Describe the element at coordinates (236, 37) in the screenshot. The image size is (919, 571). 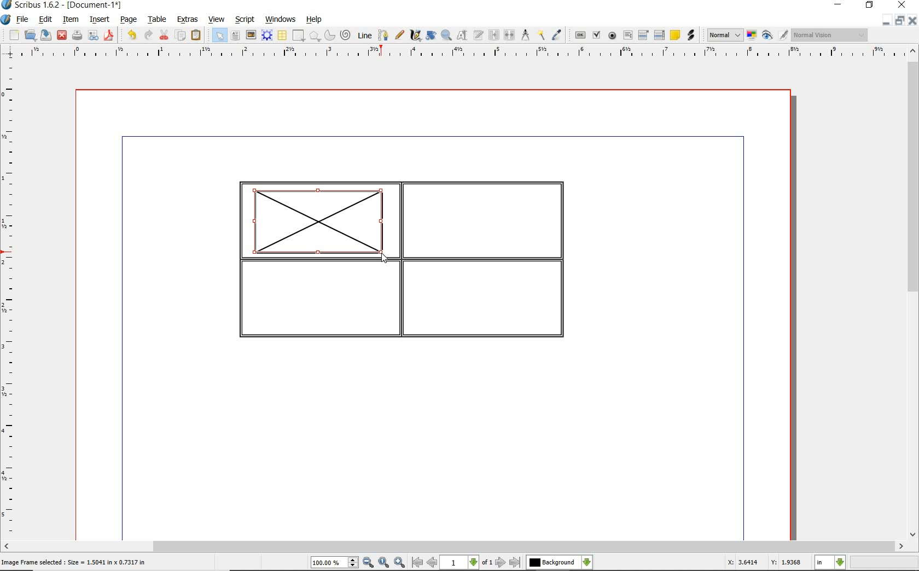
I see `text frame` at that location.